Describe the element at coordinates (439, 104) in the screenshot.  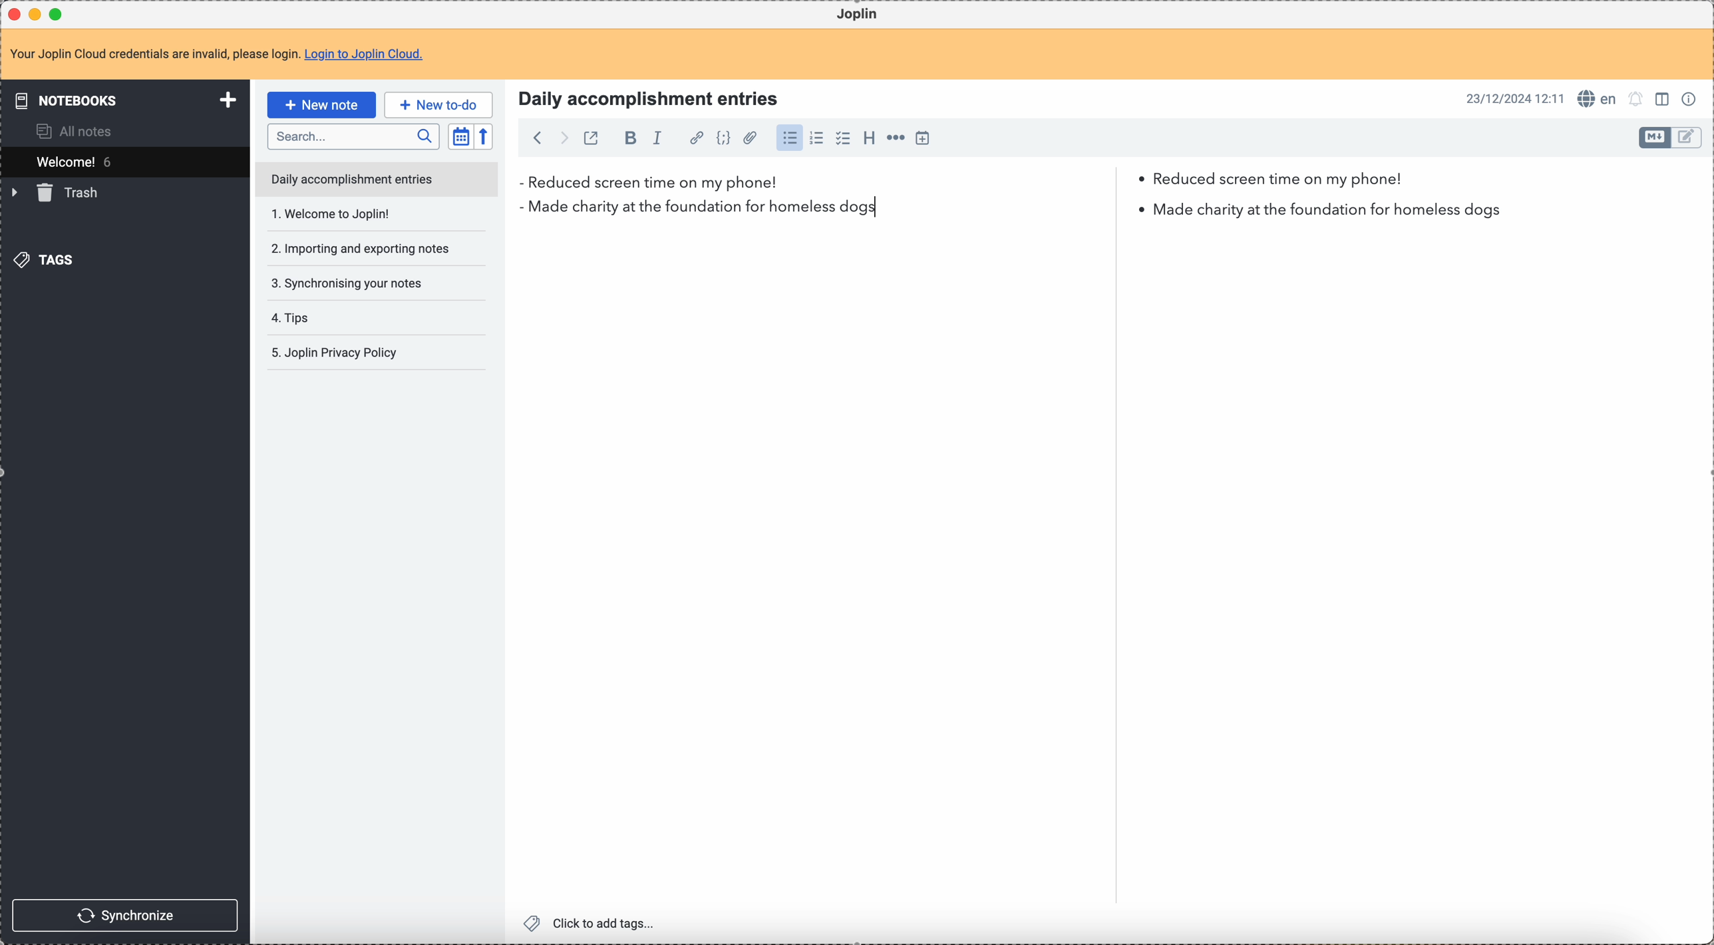
I see `new to-do` at that location.